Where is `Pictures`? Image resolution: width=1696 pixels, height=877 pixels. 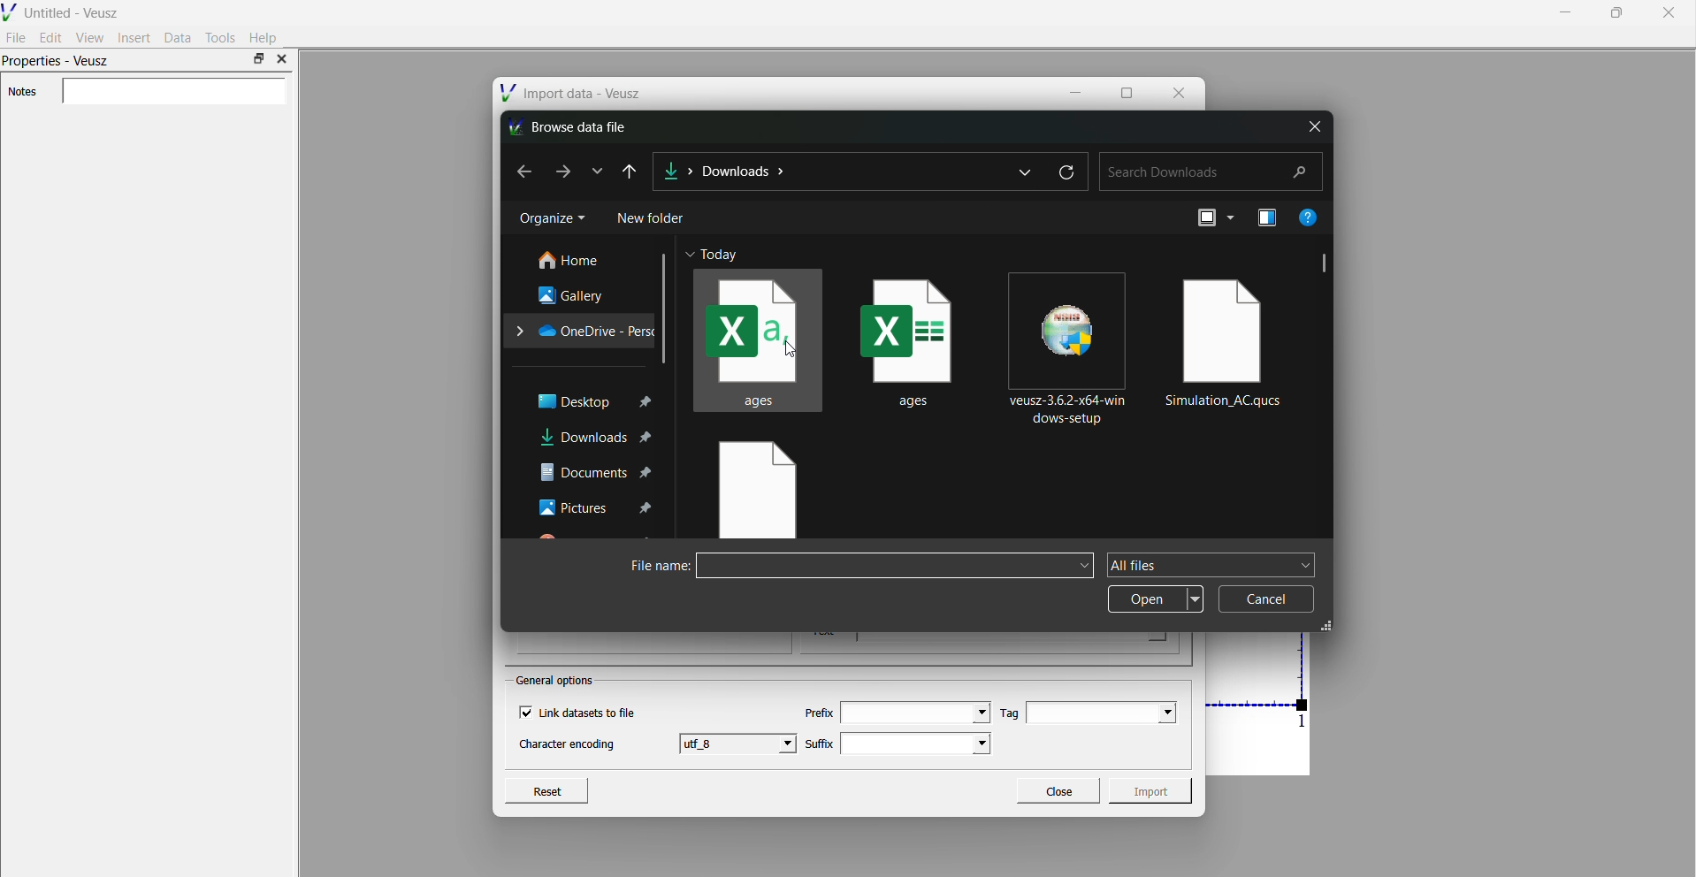
Pictures is located at coordinates (597, 507).